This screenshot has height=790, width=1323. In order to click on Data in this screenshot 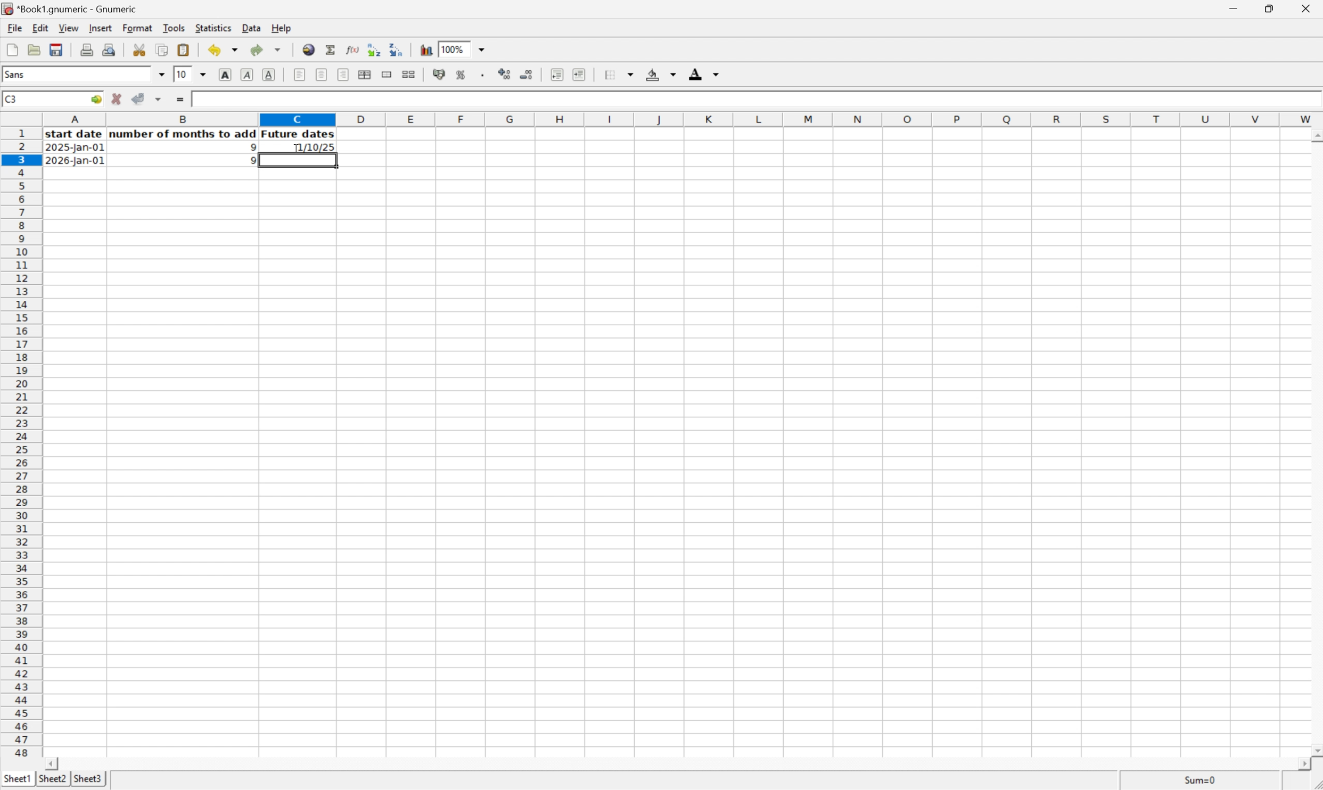, I will do `click(251, 28)`.